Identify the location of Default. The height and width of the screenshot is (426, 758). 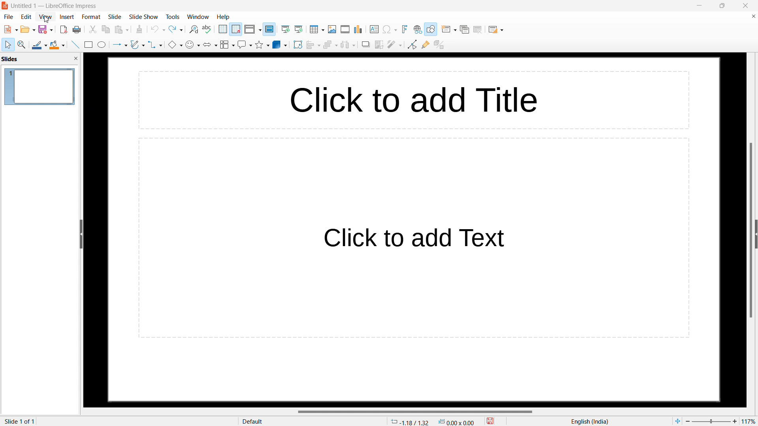
(253, 421).